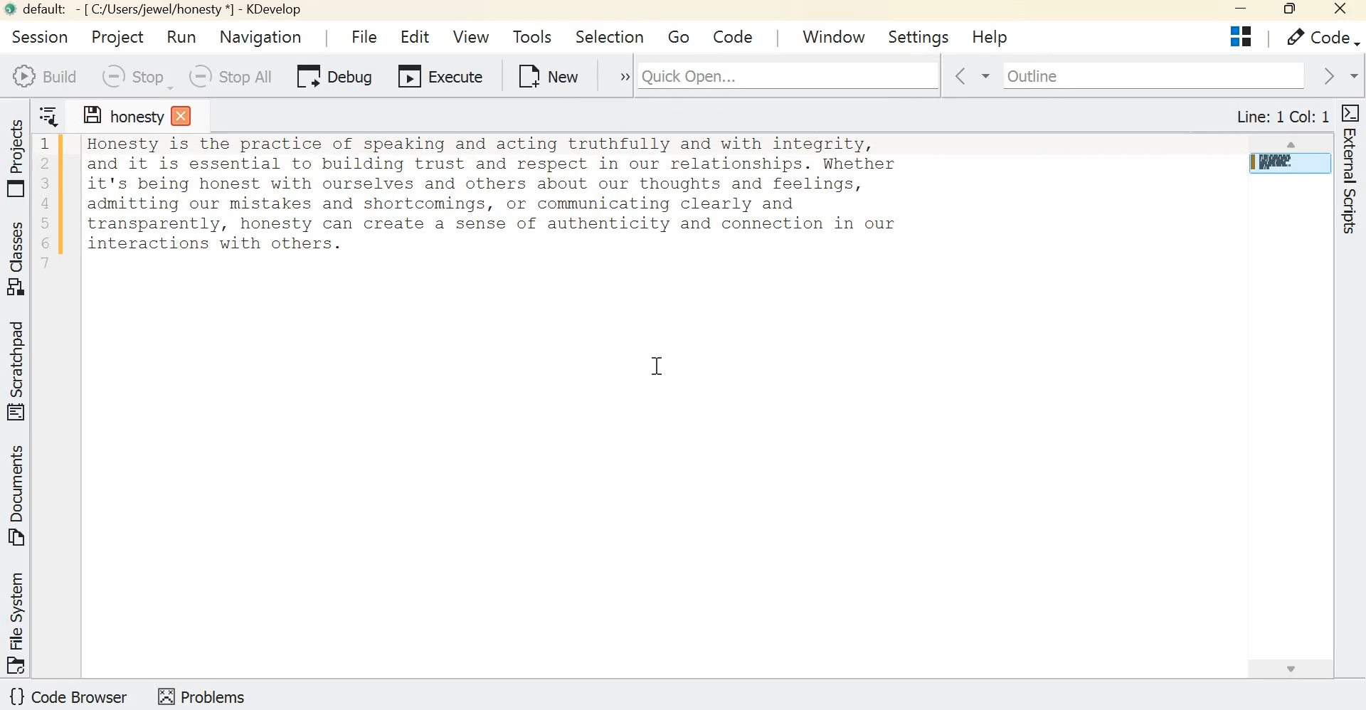 The height and width of the screenshot is (710, 1366). What do you see at coordinates (1141, 75) in the screenshot?
I see `Outline` at bounding box center [1141, 75].